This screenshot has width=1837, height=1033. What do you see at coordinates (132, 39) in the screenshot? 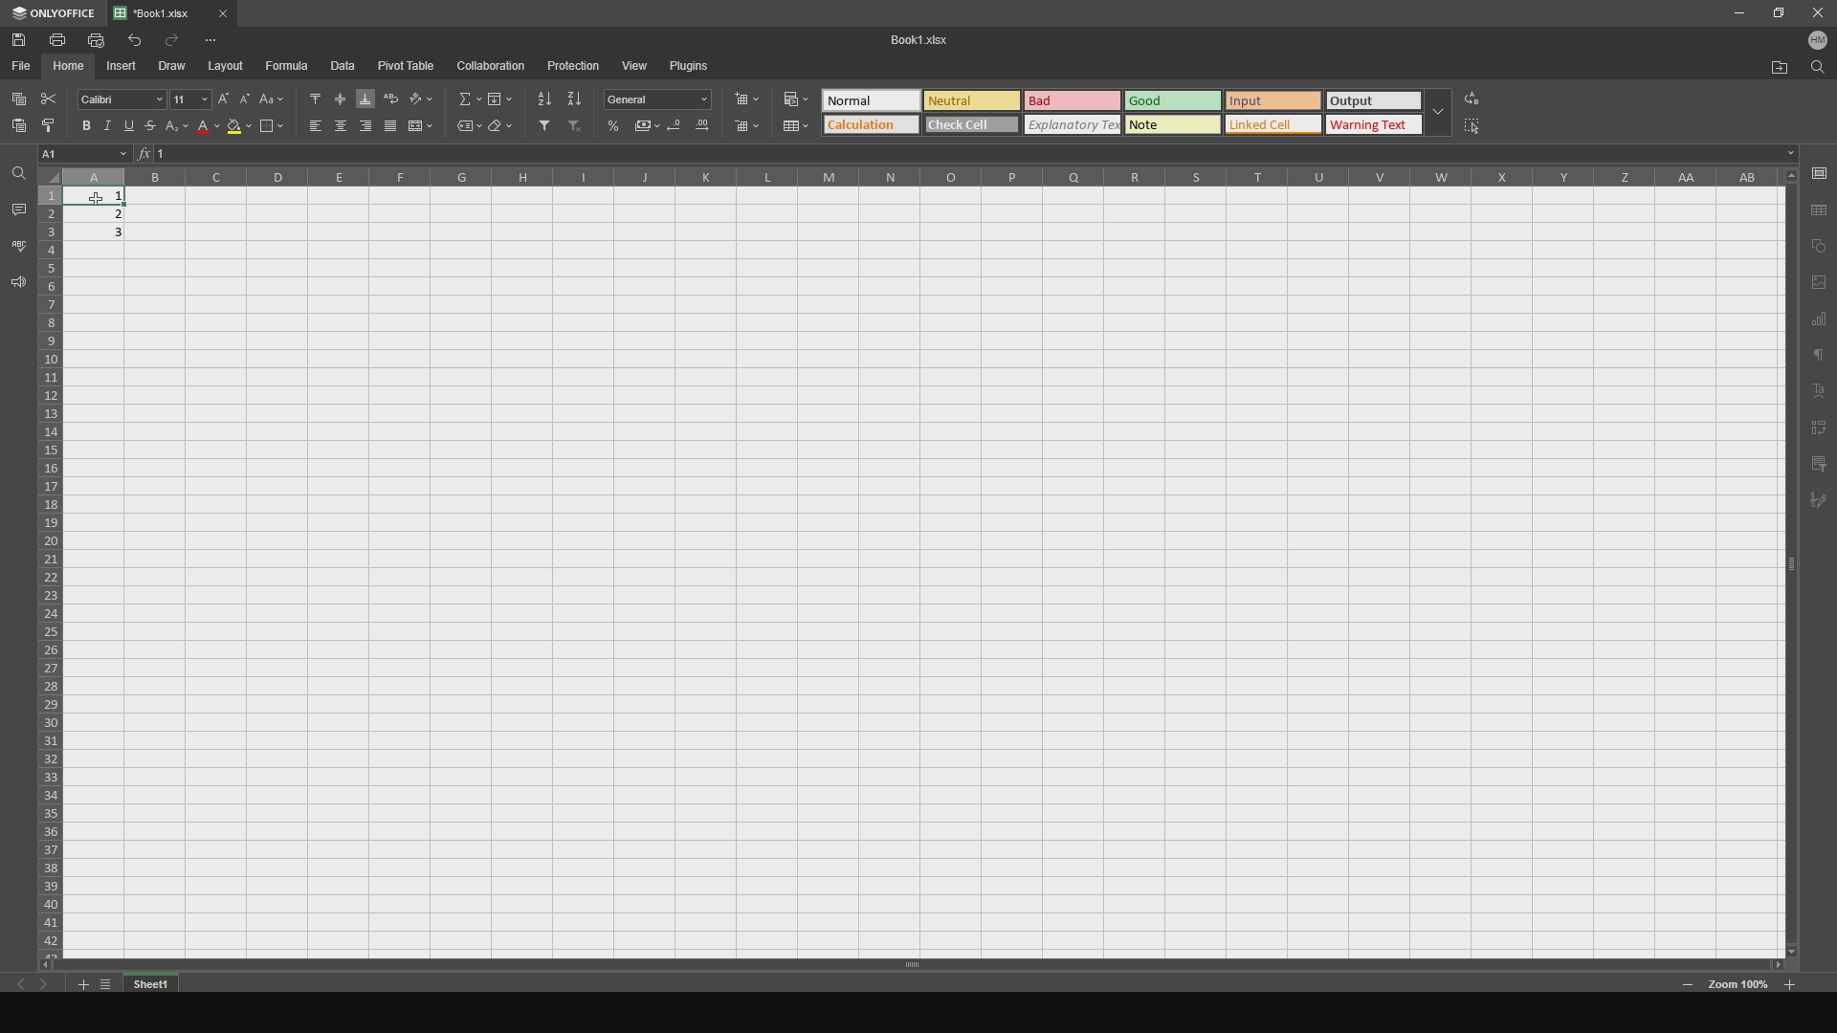
I see `undo` at bounding box center [132, 39].